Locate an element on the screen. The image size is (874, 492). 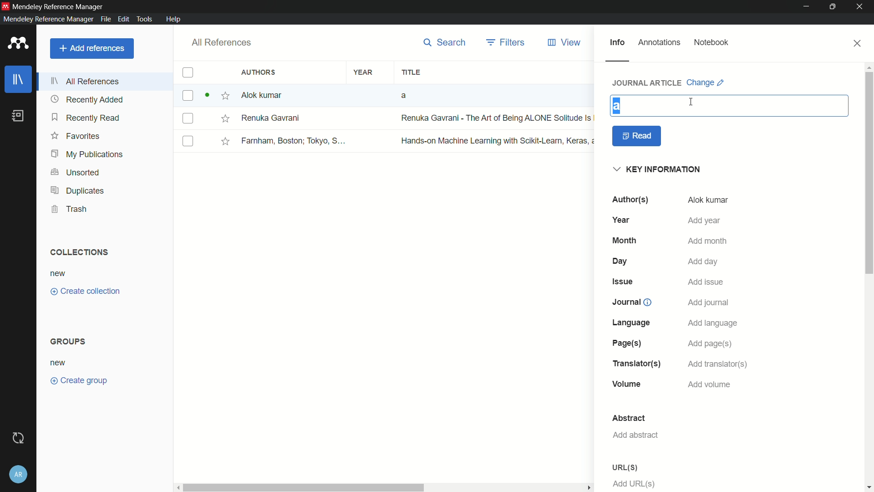
create group is located at coordinates (78, 379).